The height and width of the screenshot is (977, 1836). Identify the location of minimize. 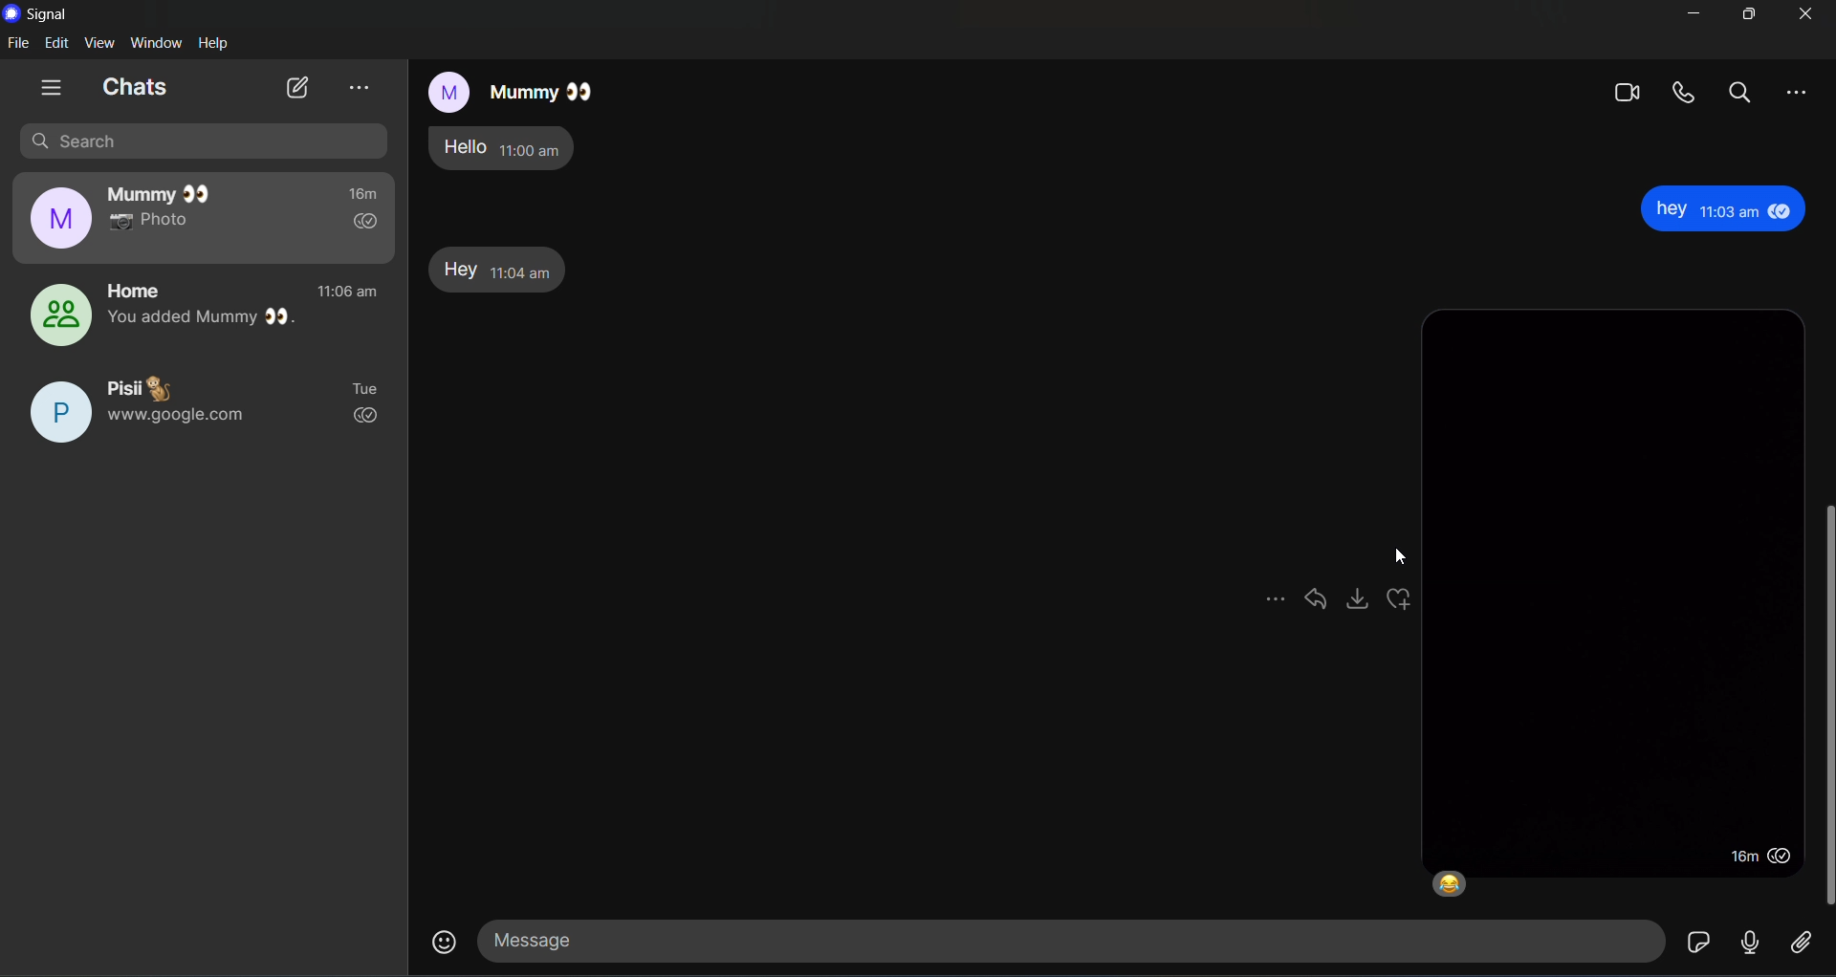
(1694, 15).